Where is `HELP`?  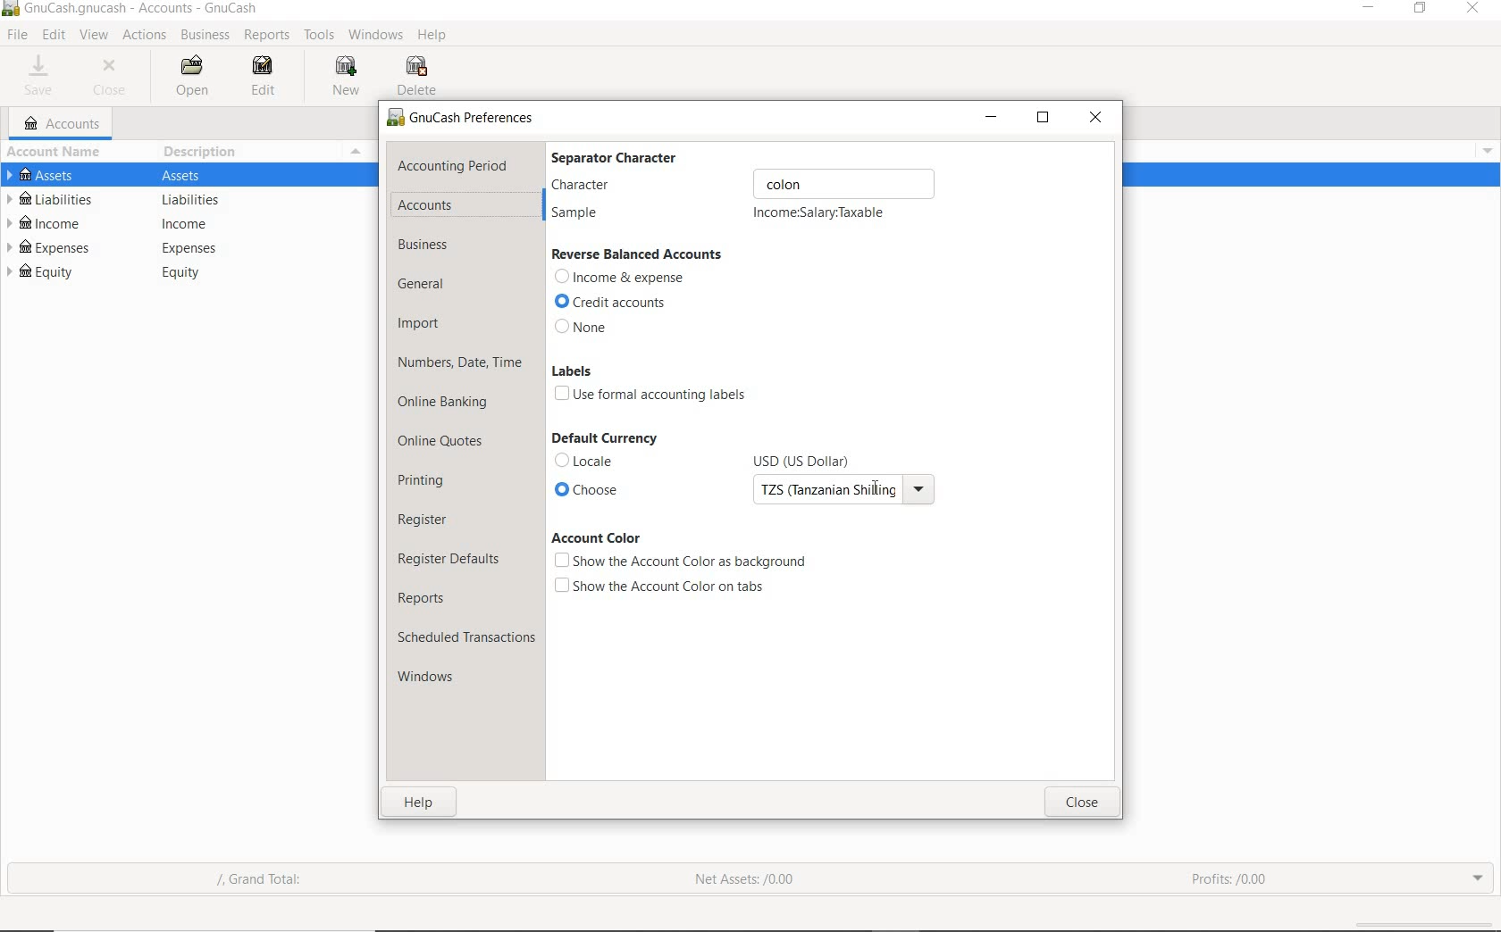 HELP is located at coordinates (435, 36).